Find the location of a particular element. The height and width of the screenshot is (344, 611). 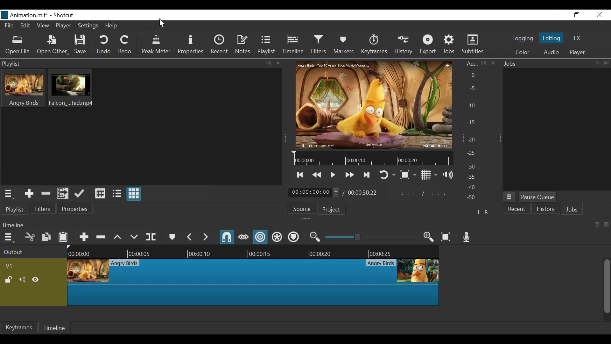

Editing is located at coordinates (551, 38).